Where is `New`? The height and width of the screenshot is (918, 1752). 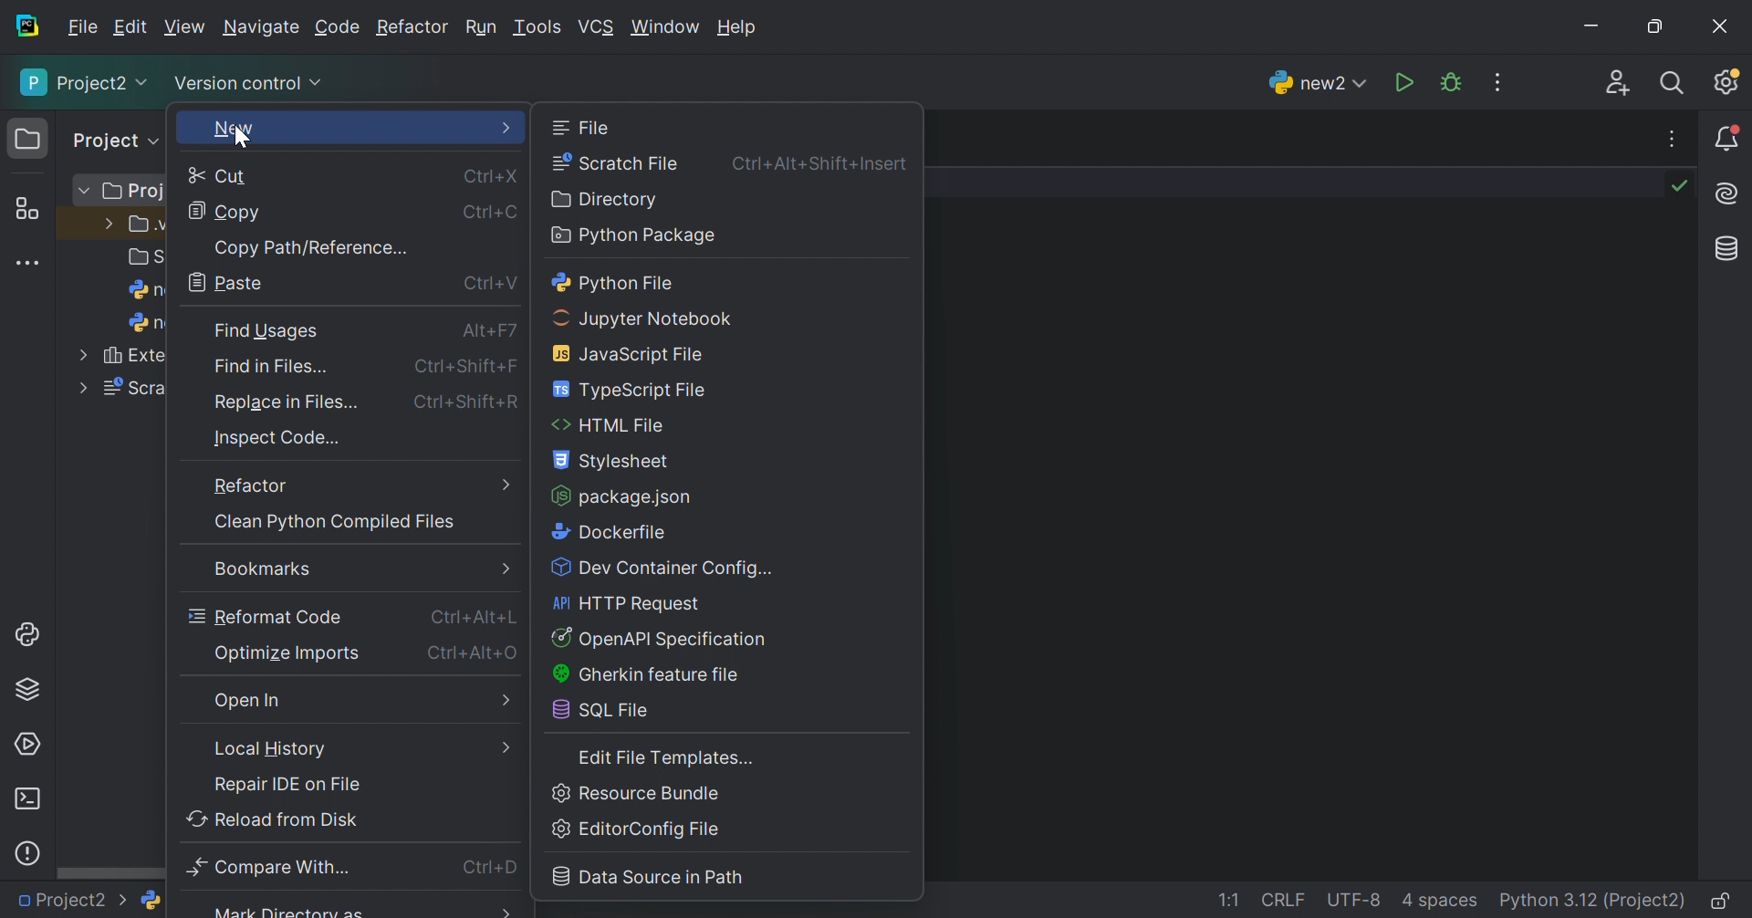
New is located at coordinates (233, 130).